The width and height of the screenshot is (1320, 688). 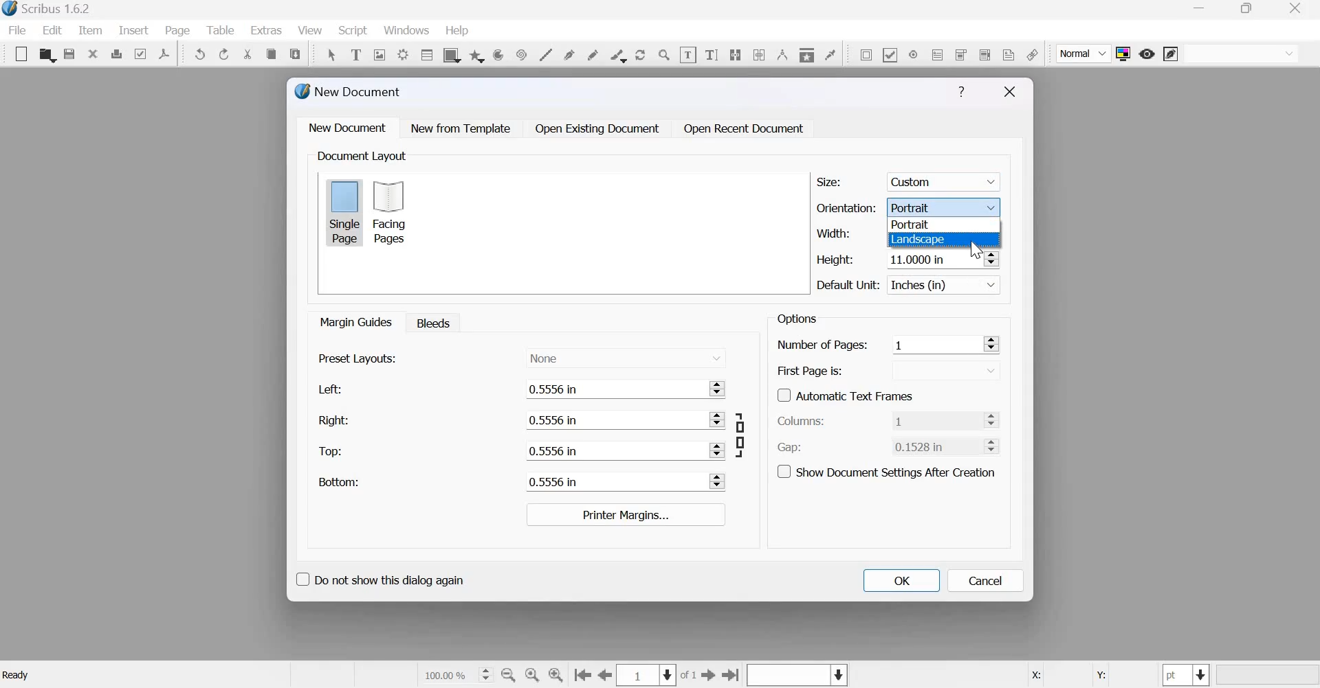 What do you see at coordinates (912, 54) in the screenshot?
I see `PDF radio button` at bounding box center [912, 54].